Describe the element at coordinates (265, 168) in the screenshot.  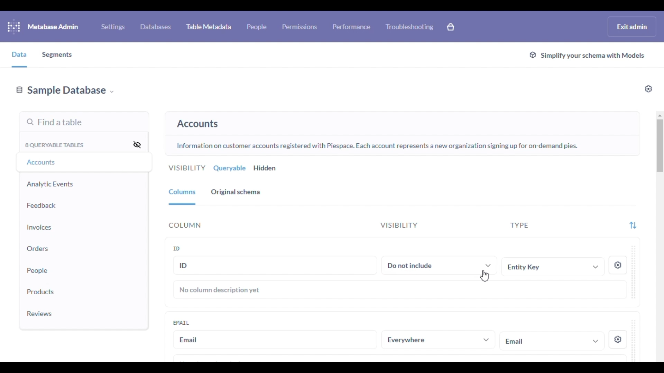
I see `hidden` at that location.